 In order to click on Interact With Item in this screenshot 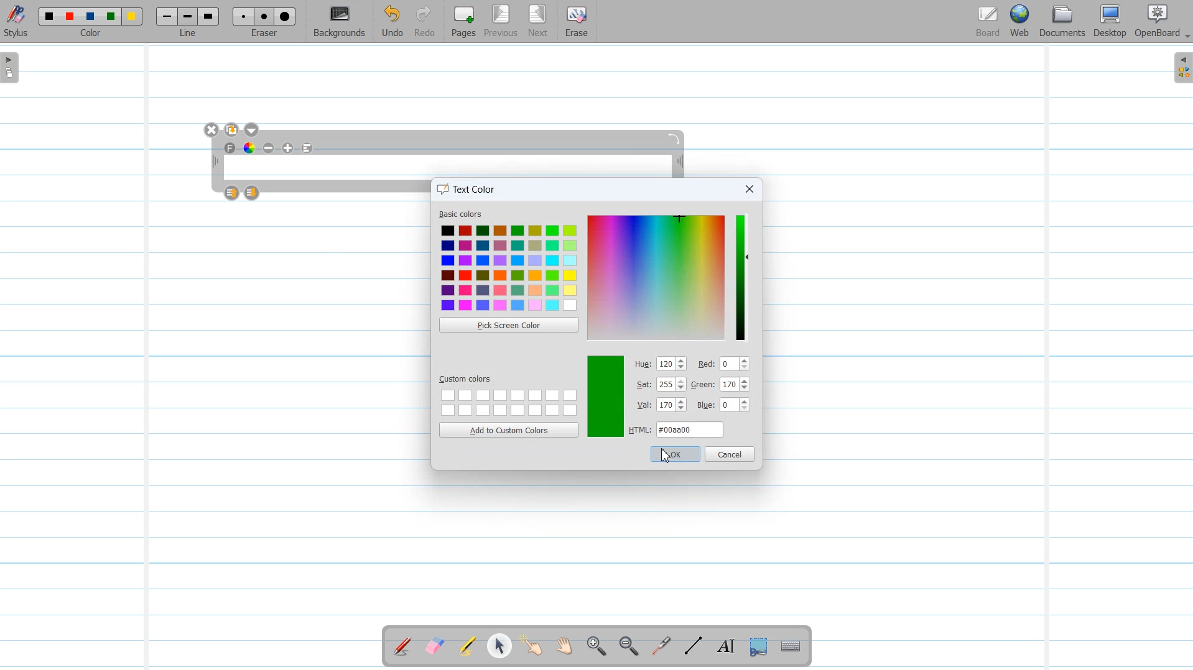, I will do `click(532, 647)`.